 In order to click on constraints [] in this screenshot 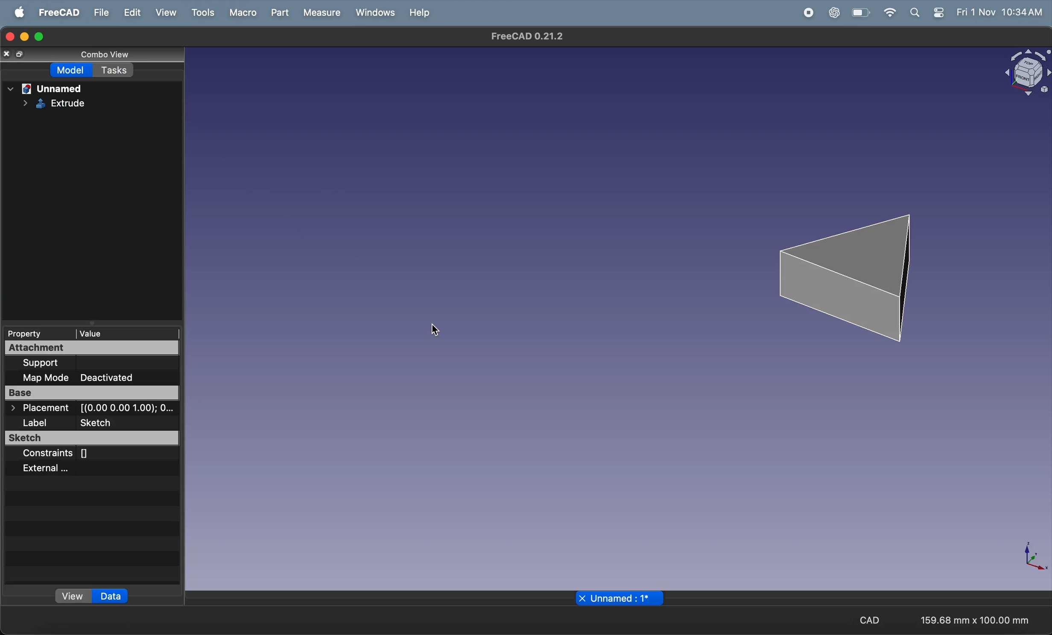, I will do `click(82, 454)`.